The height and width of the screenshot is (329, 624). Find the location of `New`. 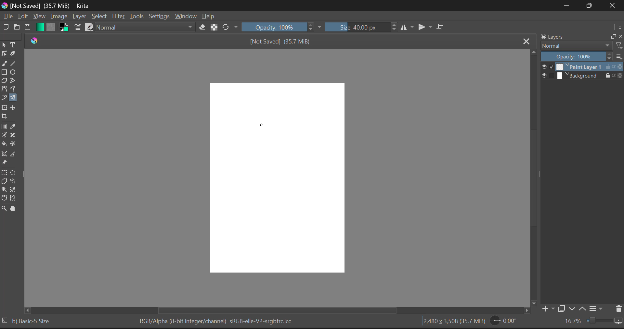

New is located at coordinates (6, 28).